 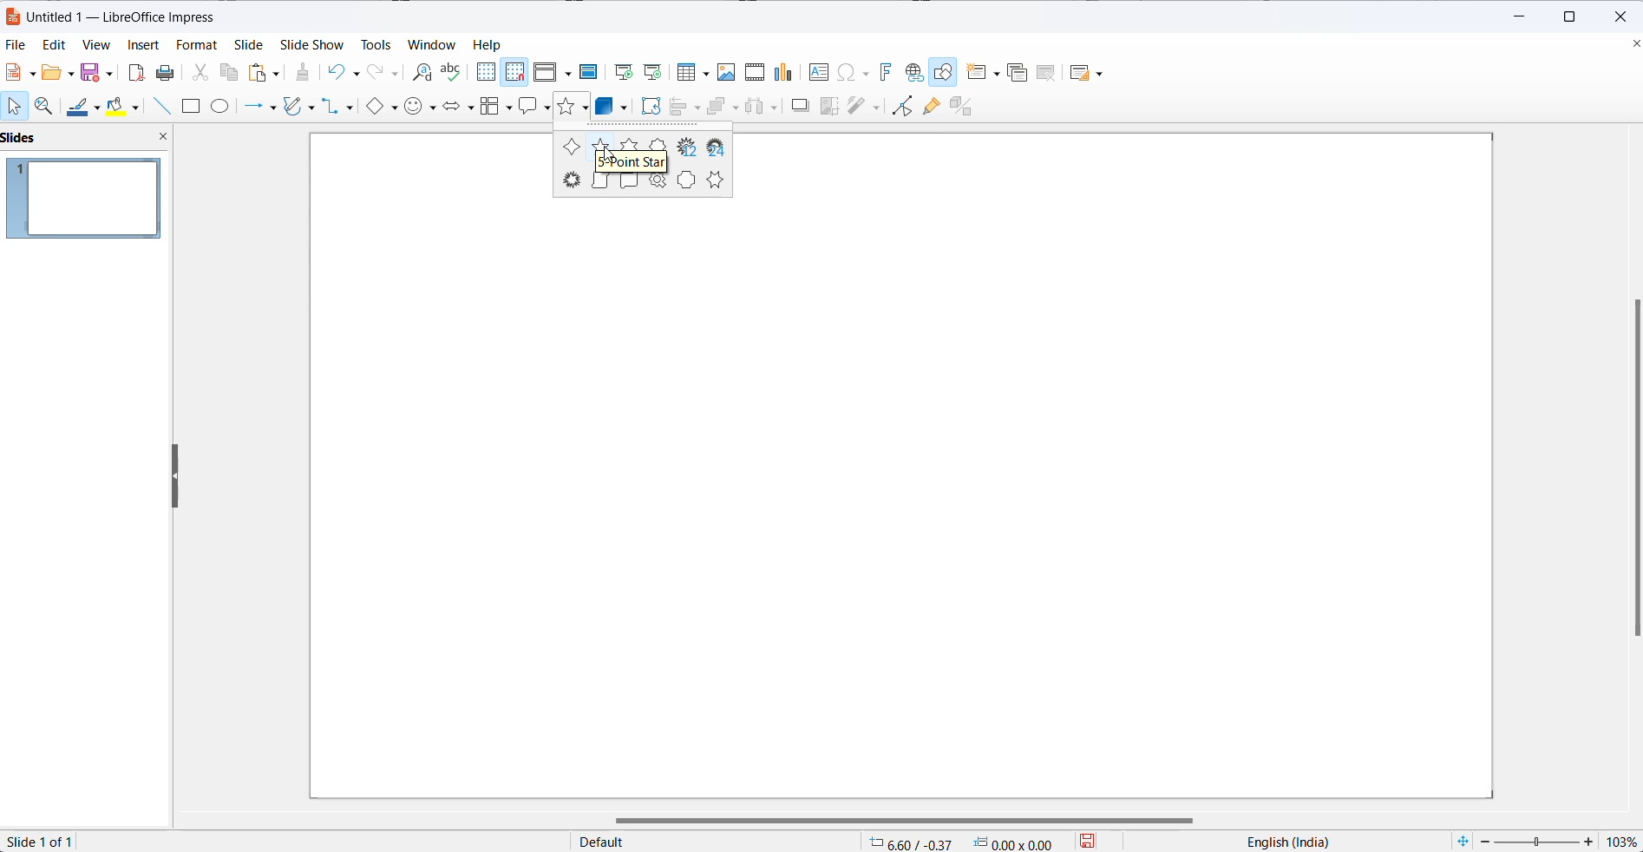 I want to click on line and arrows, so click(x=258, y=108).